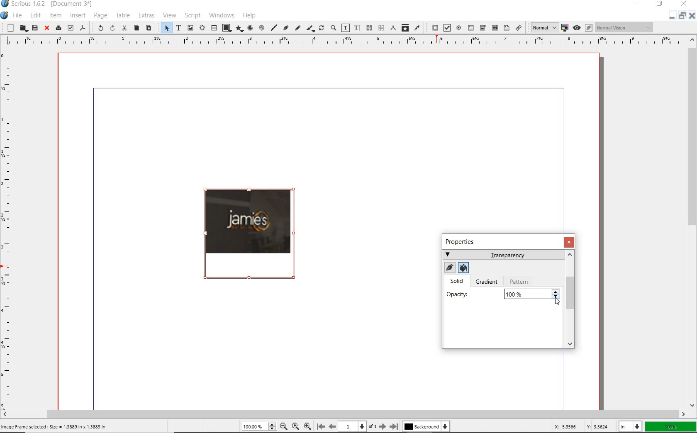 This screenshot has width=697, height=433. I want to click on link text frames, so click(368, 27).